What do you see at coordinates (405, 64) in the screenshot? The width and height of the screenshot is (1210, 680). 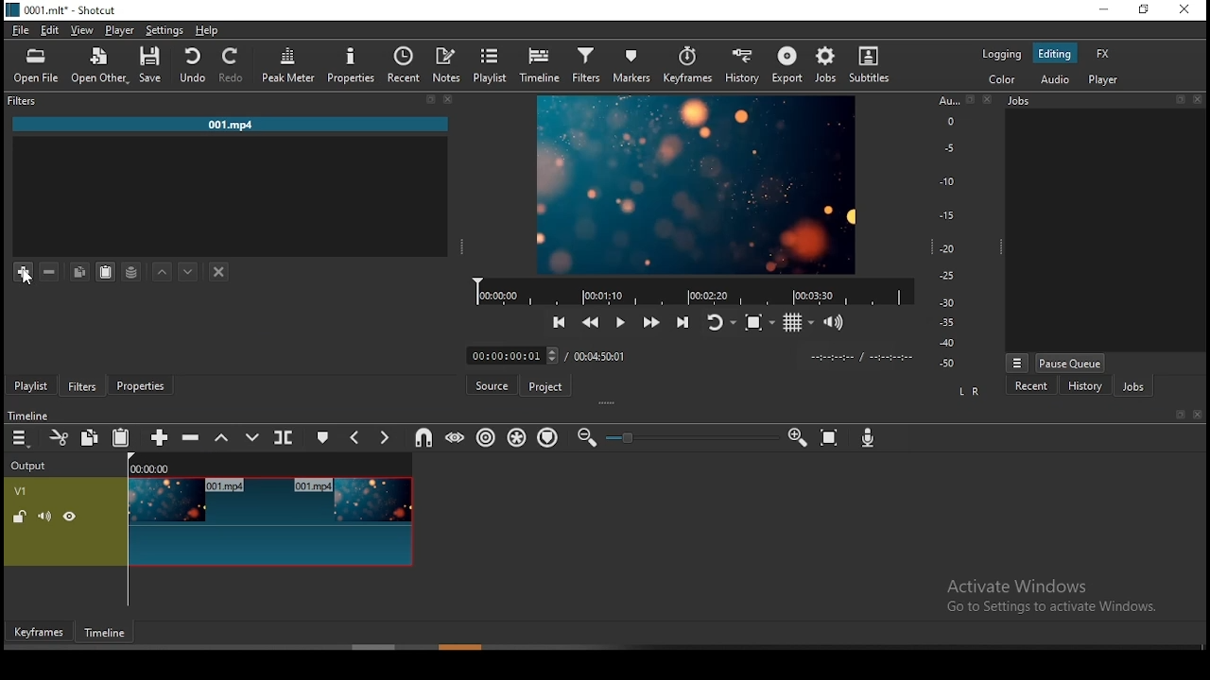 I see `recent` at bounding box center [405, 64].